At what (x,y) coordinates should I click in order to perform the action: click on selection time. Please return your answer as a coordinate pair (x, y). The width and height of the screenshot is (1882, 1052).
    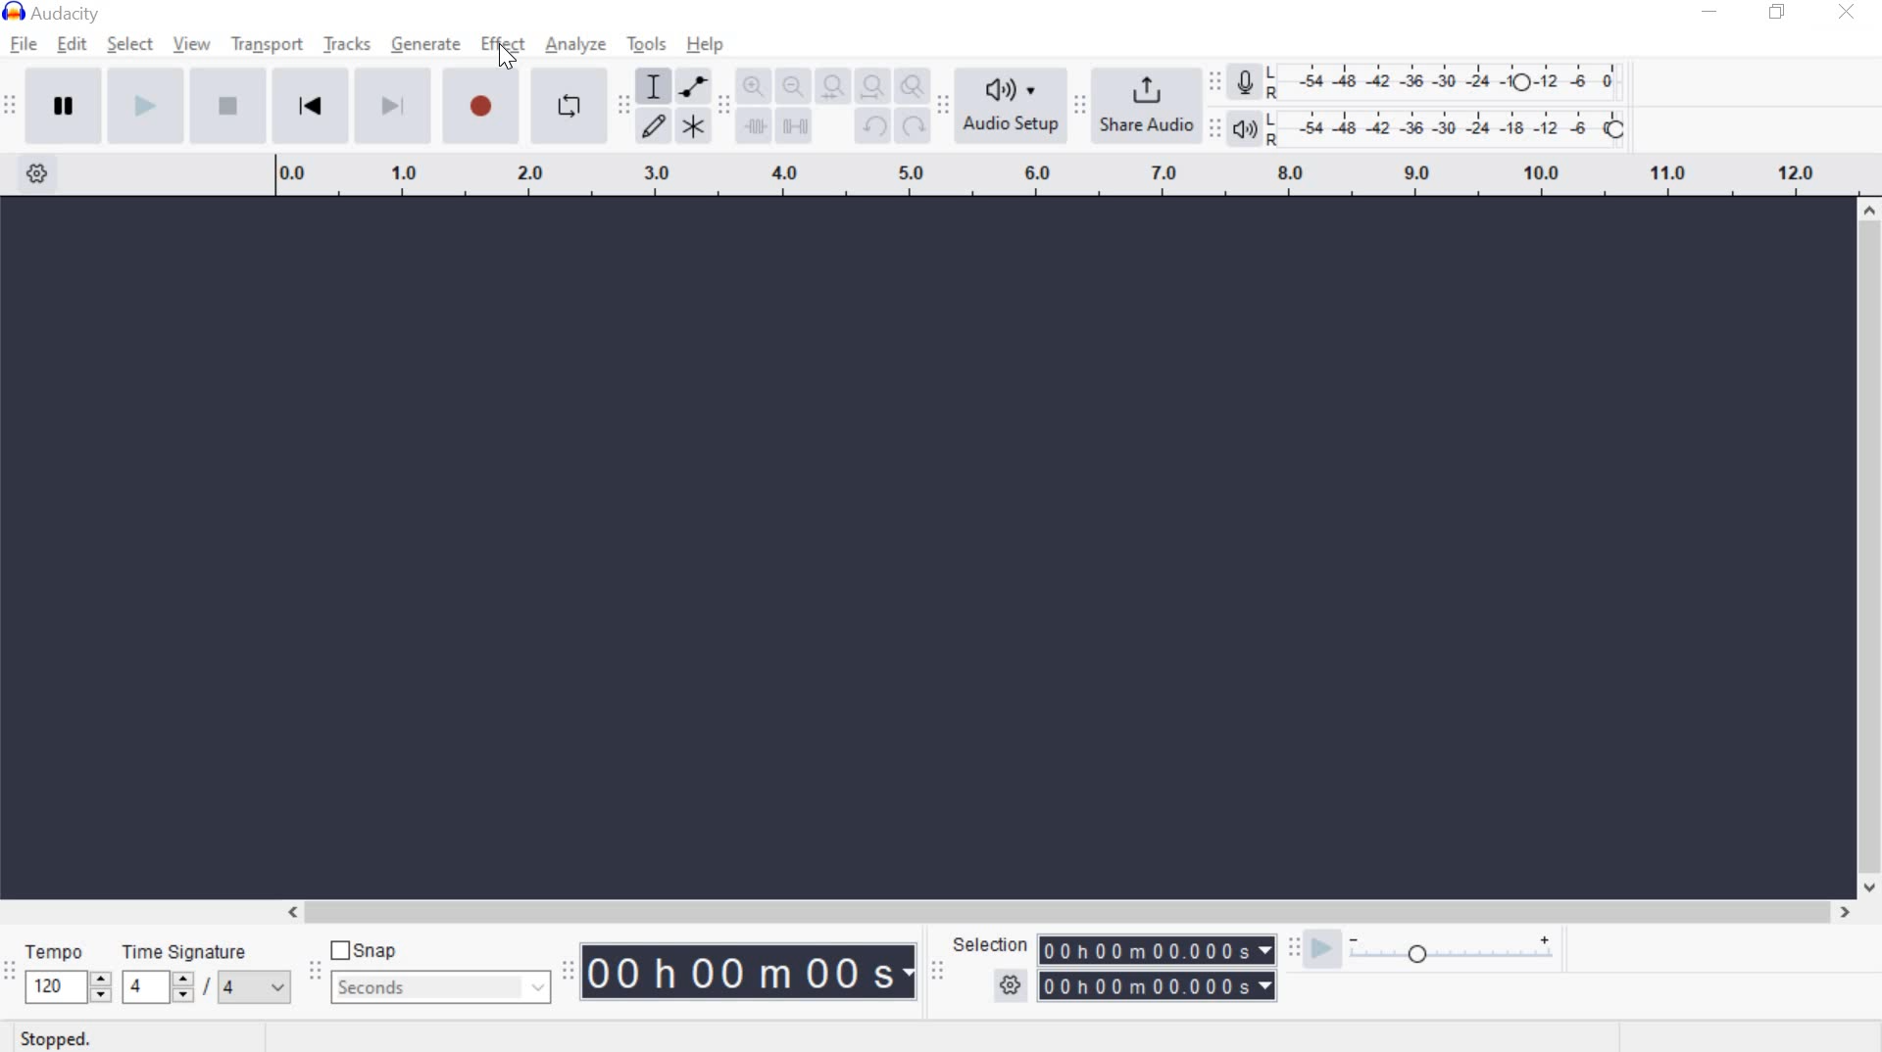
    Looking at the image, I should click on (1155, 949).